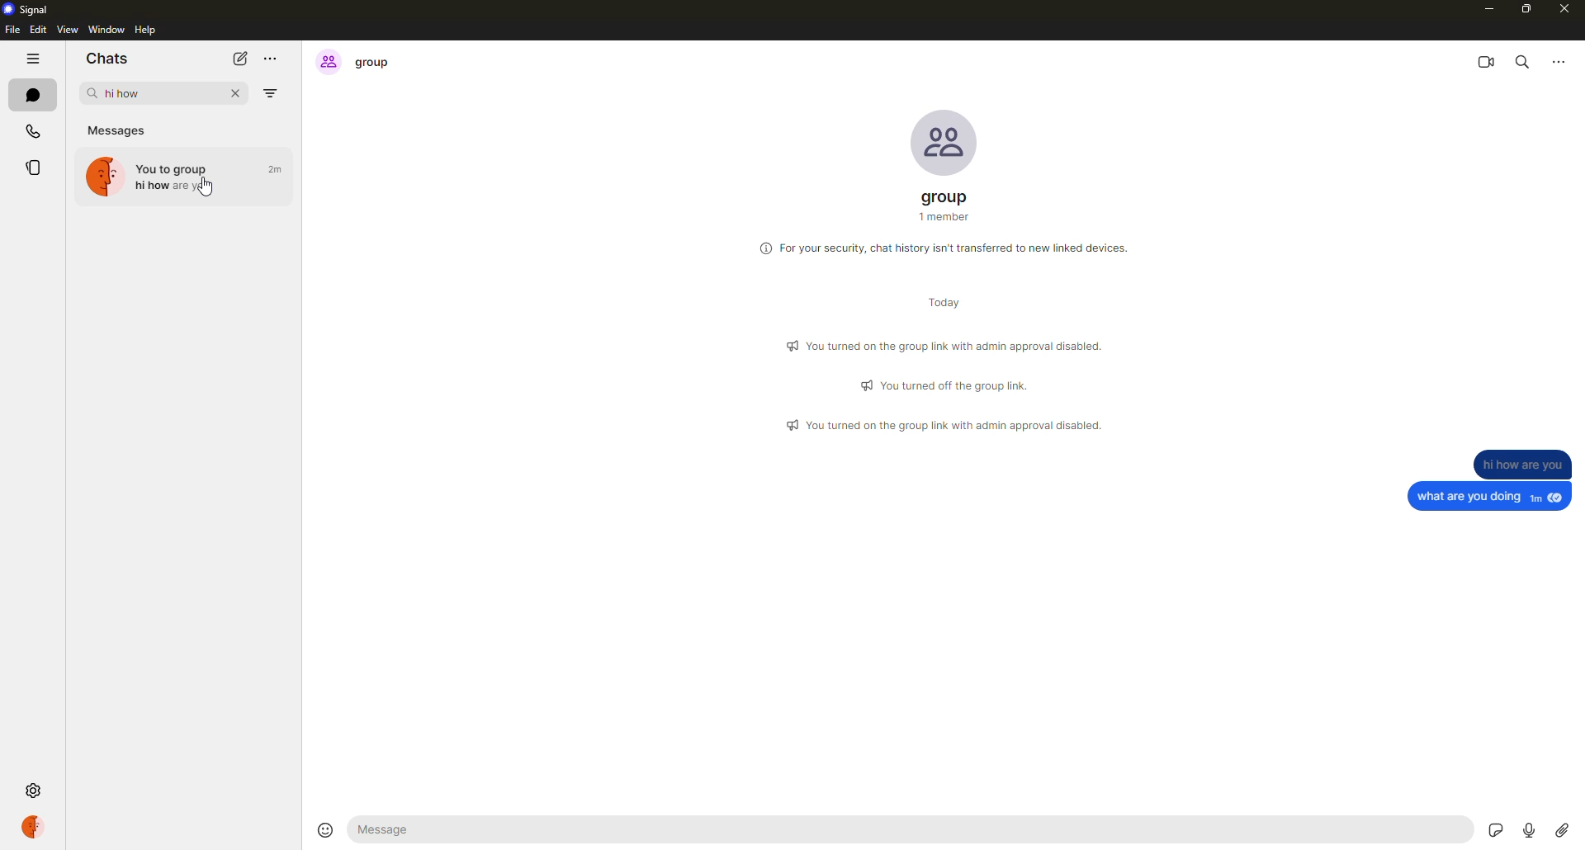 This screenshot has height=850, width=1585. Describe the element at coordinates (1557, 59) in the screenshot. I see `more` at that location.